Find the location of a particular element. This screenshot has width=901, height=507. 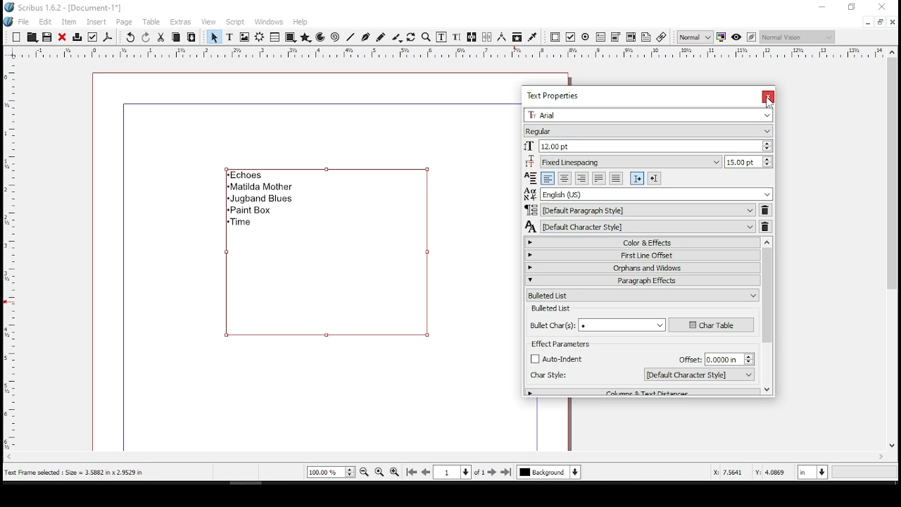

logo is located at coordinates (8, 23).